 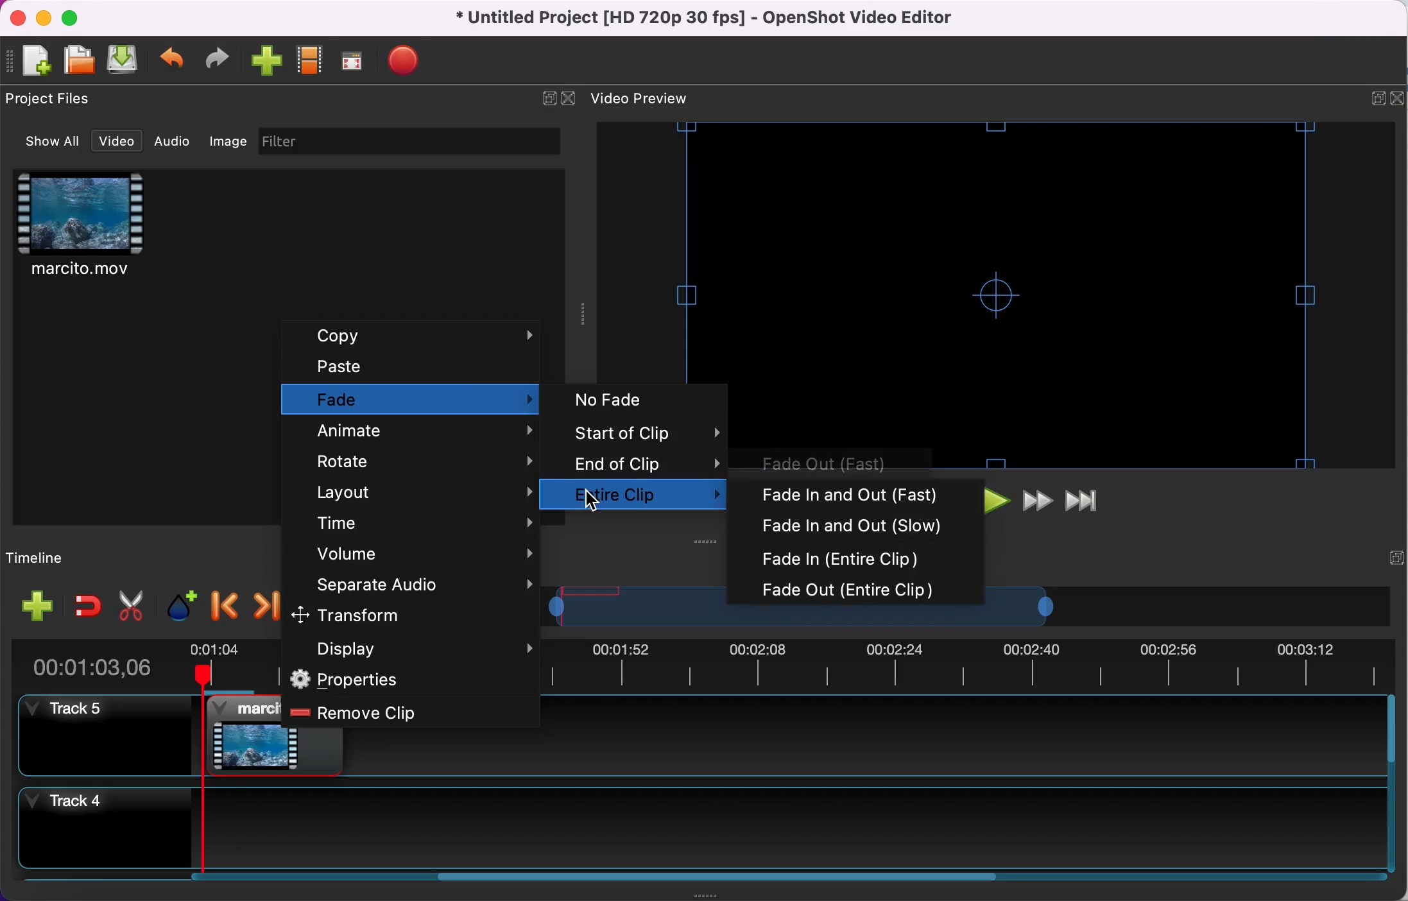 I want to click on choose profile, so click(x=310, y=62).